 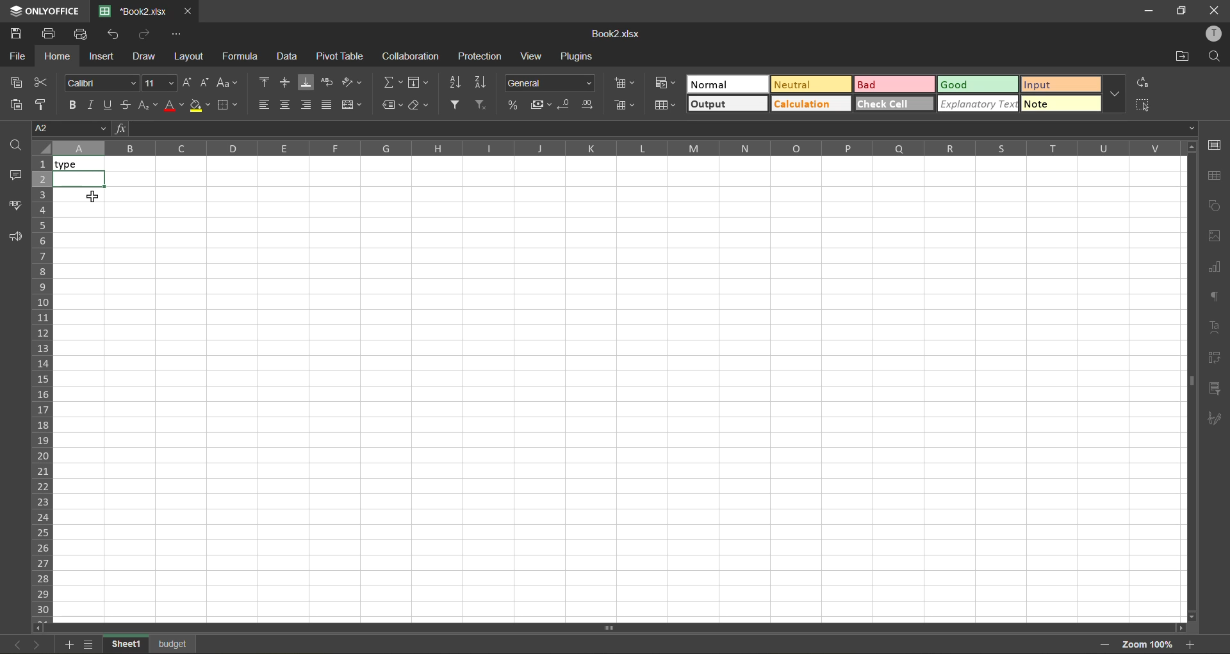 I want to click on zoom factor, so click(x=1148, y=644).